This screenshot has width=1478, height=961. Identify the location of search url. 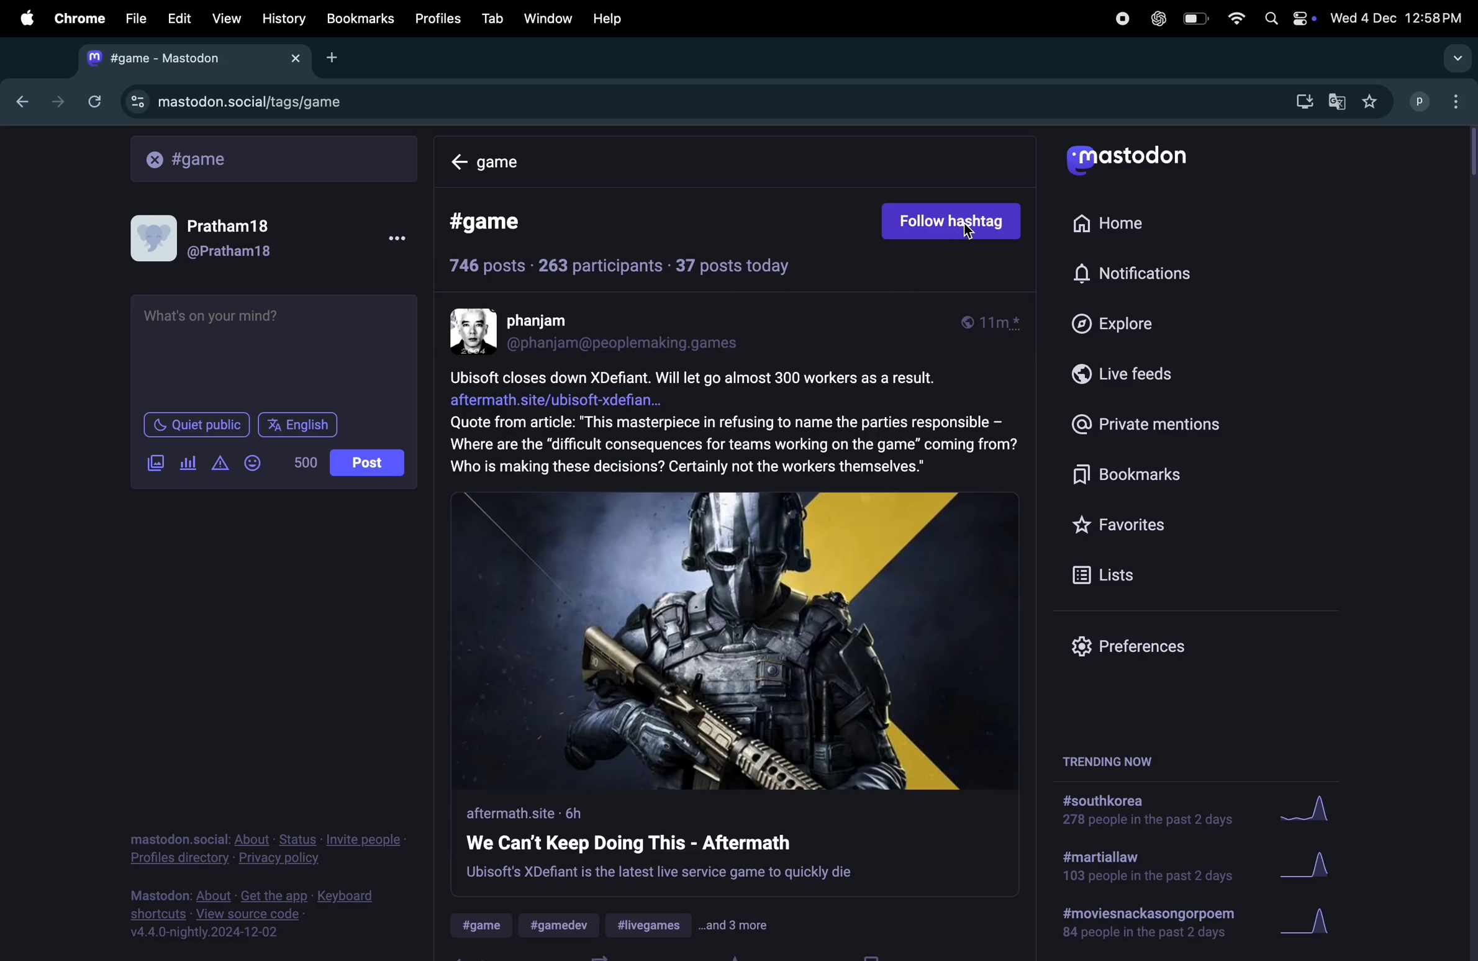
(274, 158).